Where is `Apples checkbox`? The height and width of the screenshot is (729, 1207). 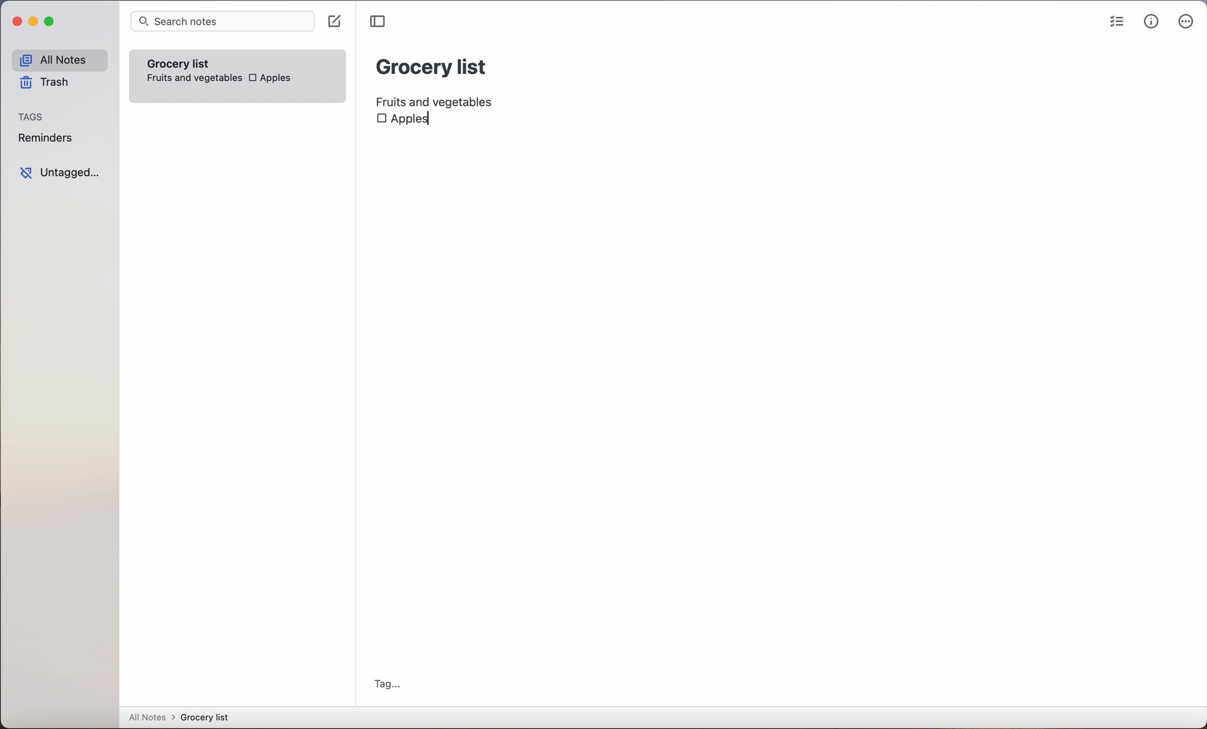 Apples checkbox is located at coordinates (402, 118).